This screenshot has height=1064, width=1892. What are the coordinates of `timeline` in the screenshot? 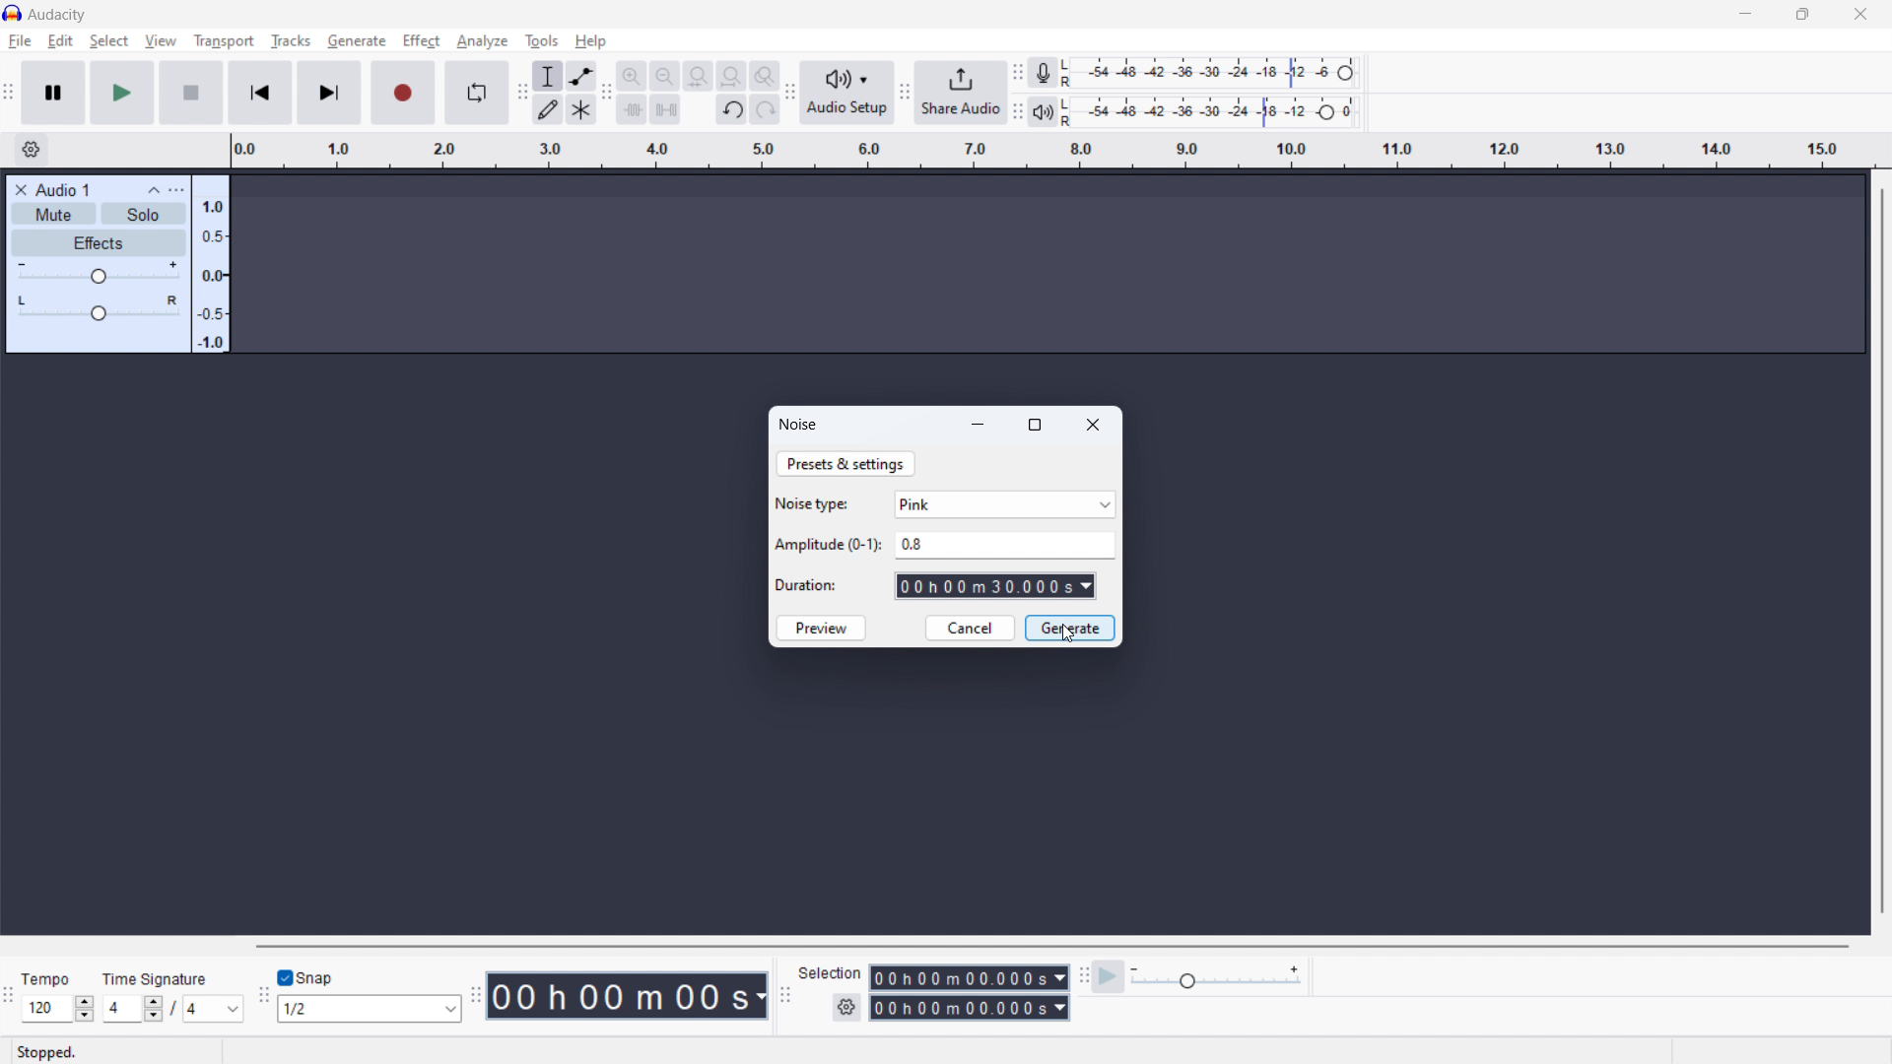 It's located at (1049, 152).